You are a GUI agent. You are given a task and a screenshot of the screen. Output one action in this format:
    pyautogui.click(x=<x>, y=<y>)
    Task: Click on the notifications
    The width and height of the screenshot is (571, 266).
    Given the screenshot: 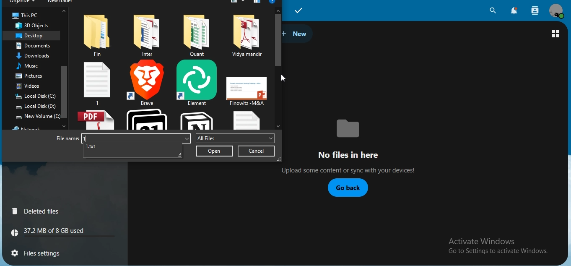 What is the action you would take?
    pyautogui.click(x=515, y=11)
    